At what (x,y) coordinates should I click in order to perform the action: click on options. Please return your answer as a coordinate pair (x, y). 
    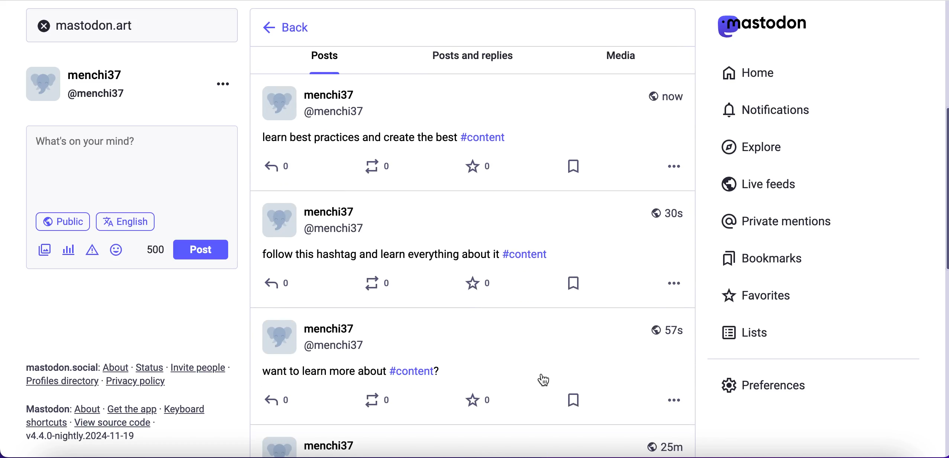
    Looking at the image, I should click on (673, 283).